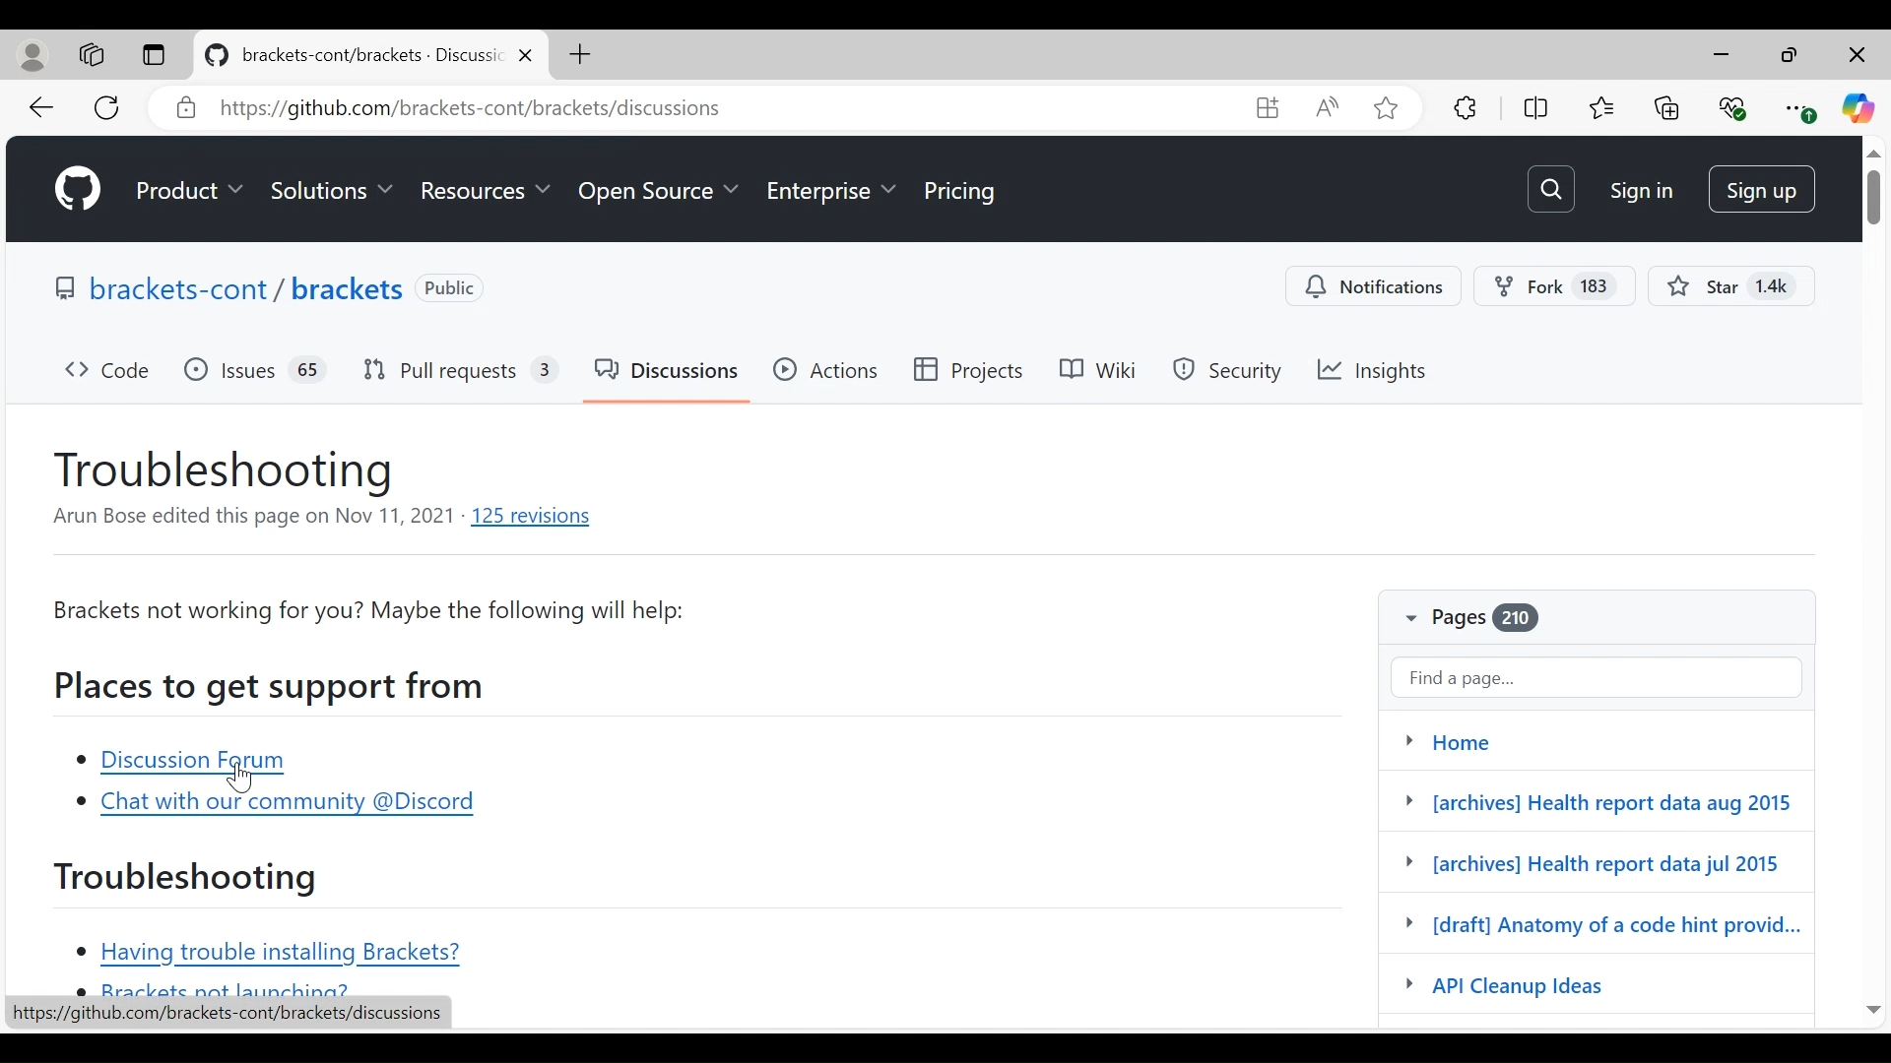 The height and width of the screenshot is (1063, 1891). What do you see at coordinates (1595, 674) in the screenshot?
I see `Find a page` at bounding box center [1595, 674].